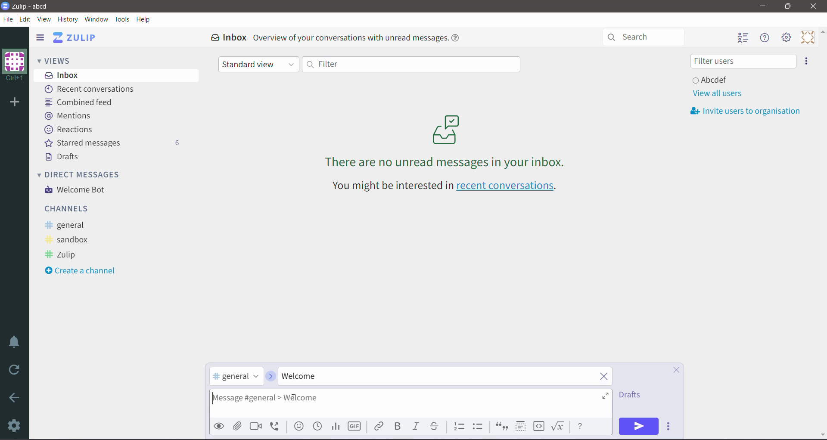 The width and height of the screenshot is (827, 440). Describe the element at coordinates (633, 395) in the screenshot. I see `Drafts` at that location.